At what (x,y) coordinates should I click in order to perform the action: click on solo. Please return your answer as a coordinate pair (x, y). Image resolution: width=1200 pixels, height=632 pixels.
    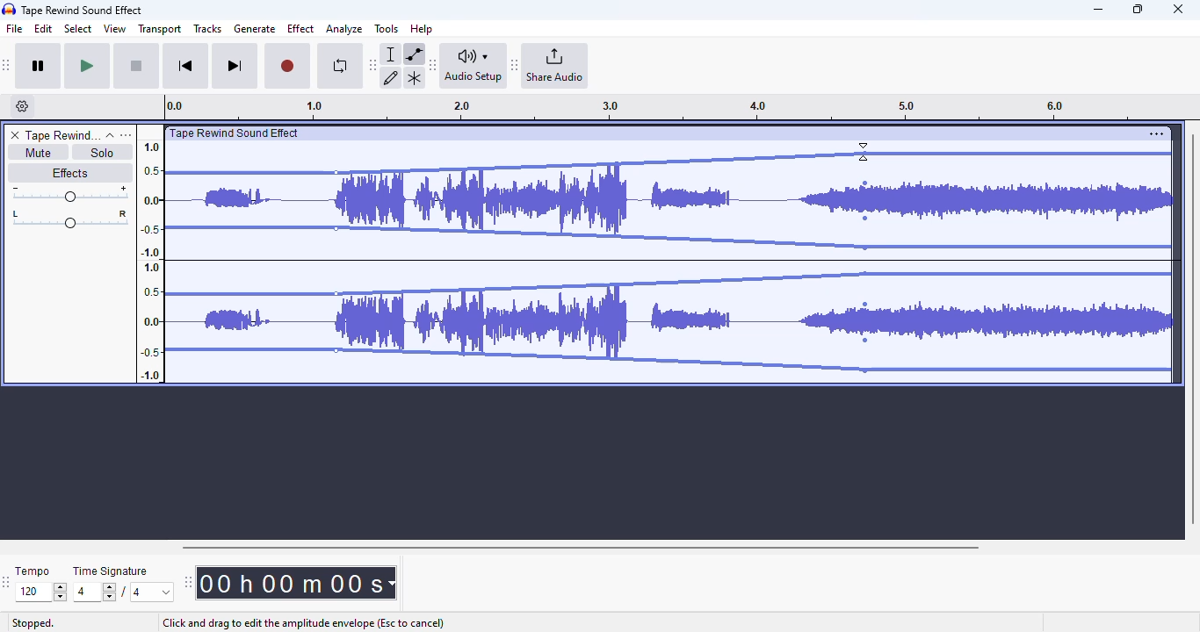
    Looking at the image, I should click on (103, 152).